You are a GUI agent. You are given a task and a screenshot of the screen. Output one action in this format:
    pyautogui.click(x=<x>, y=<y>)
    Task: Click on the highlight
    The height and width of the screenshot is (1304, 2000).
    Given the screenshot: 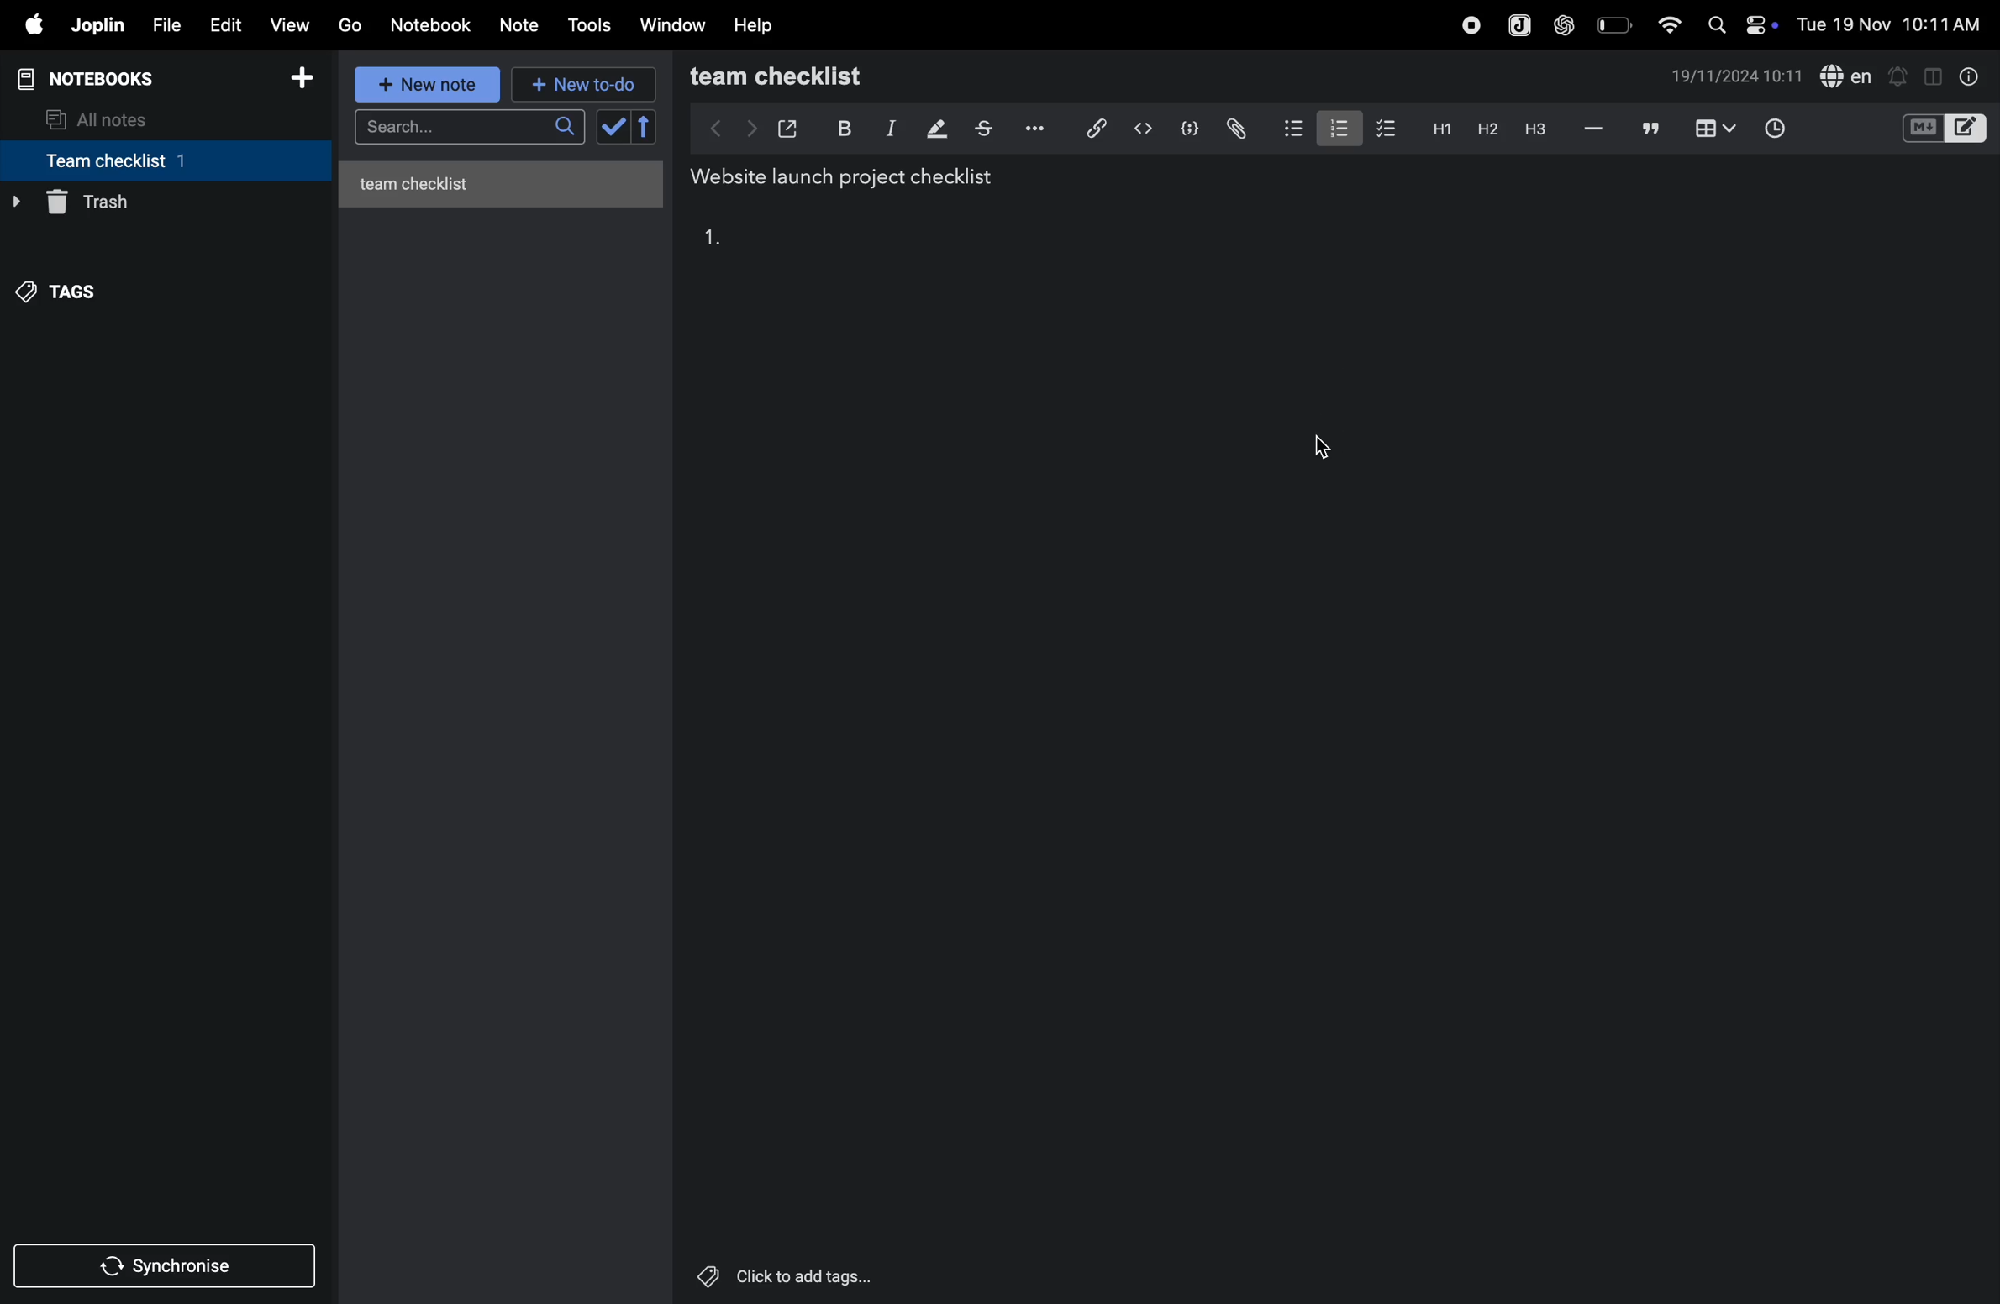 What is the action you would take?
    pyautogui.click(x=934, y=129)
    